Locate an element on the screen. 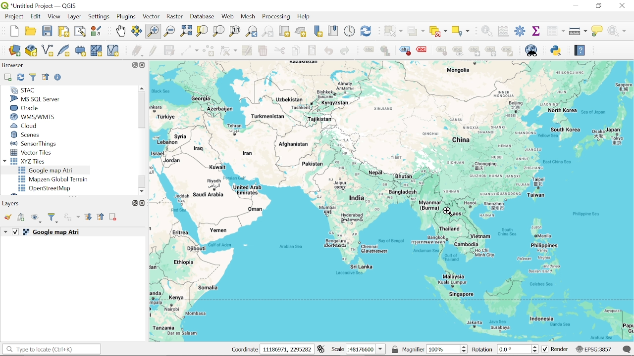 This screenshot has width=634, height=356. New spatial lite layer is located at coordinates (64, 51).